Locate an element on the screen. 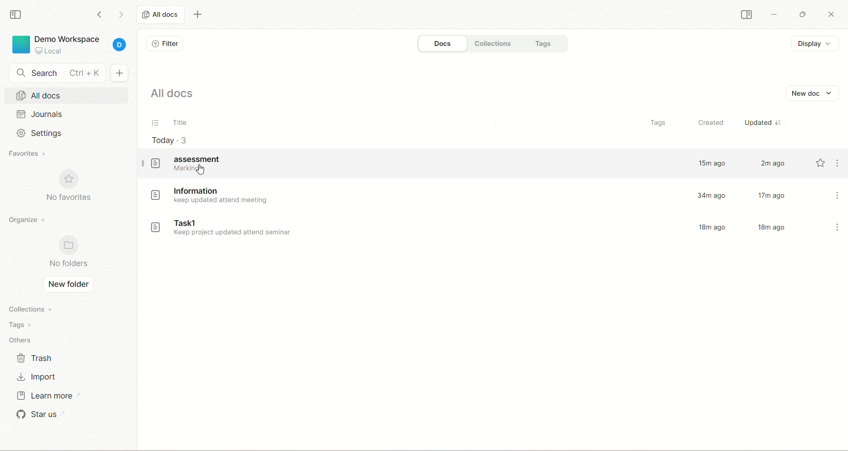  Demo Workspace is located at coordinates (70, 44).